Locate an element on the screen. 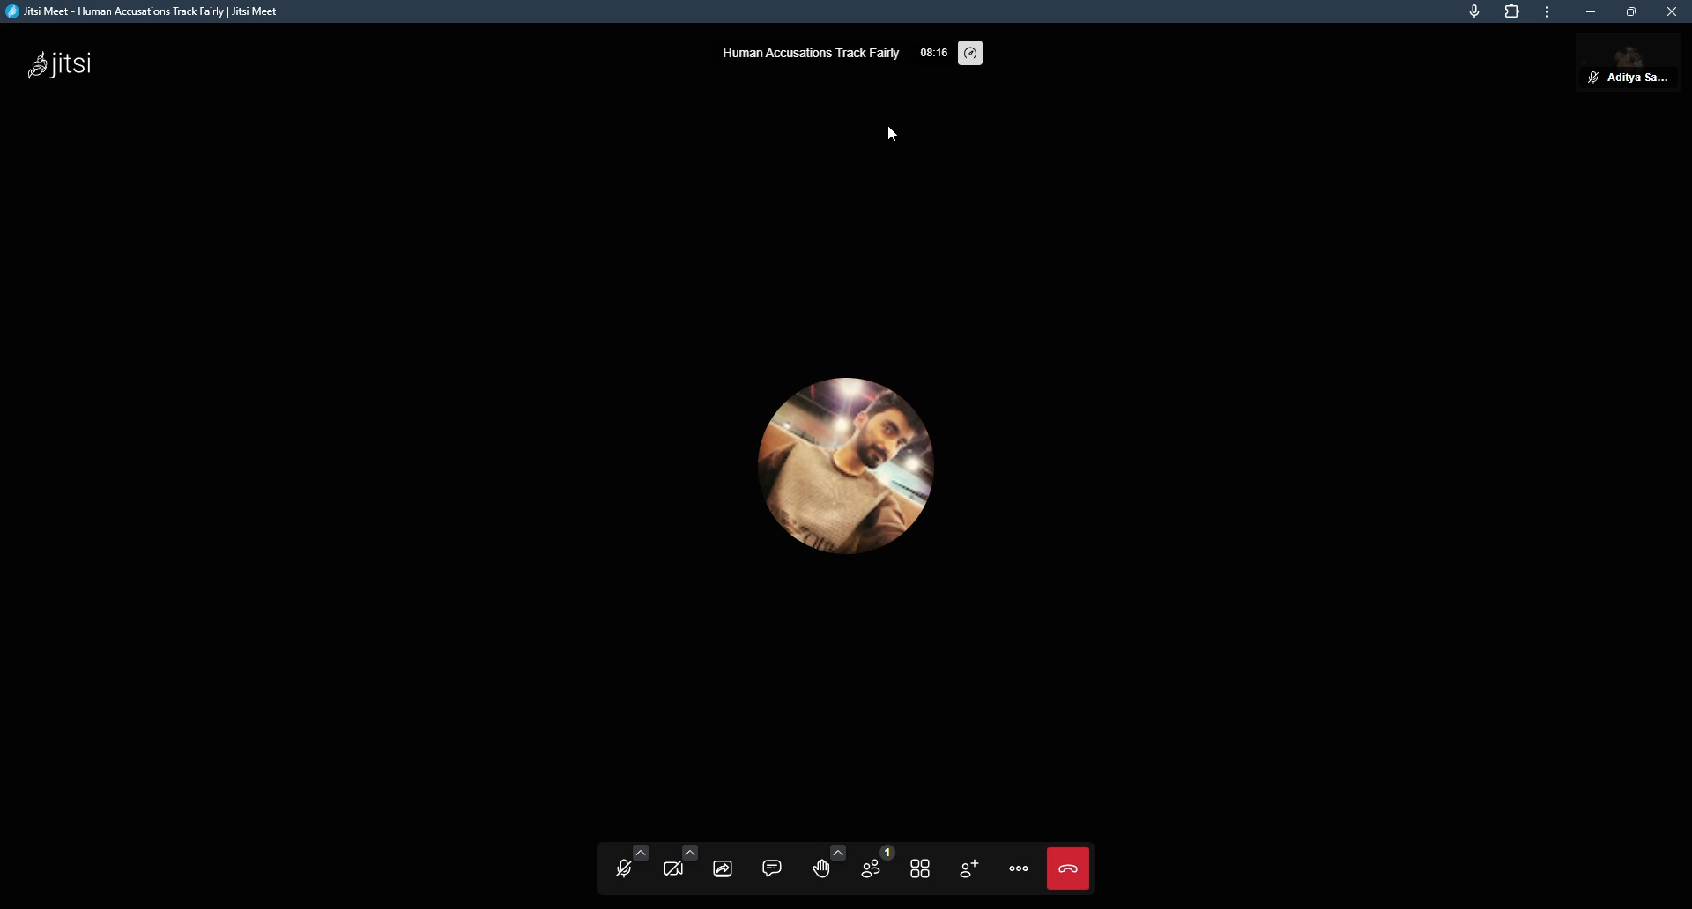 The height and width of the screenshot is (909, 1692). minimize is located at coordinates (1590, 11).